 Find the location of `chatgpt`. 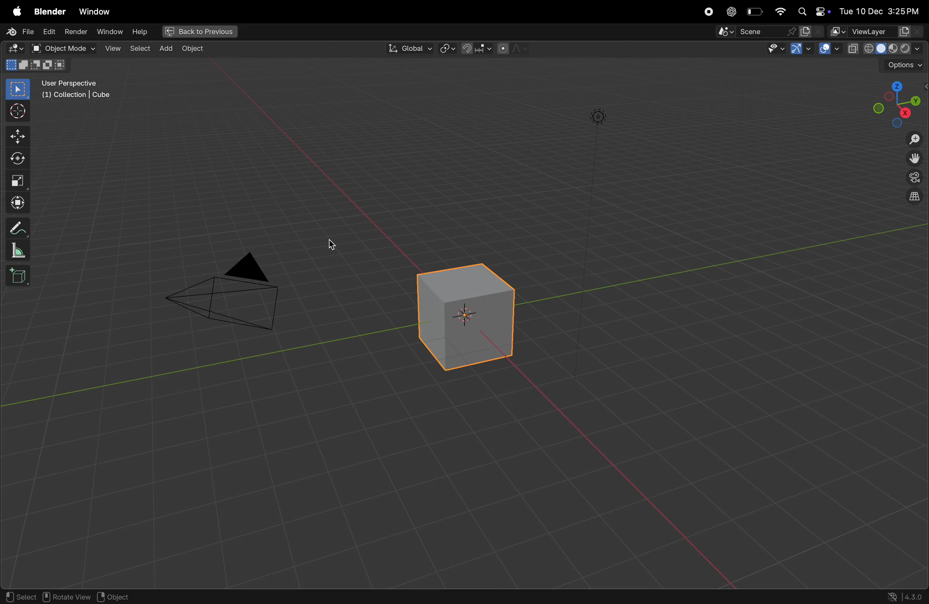

chatgpt is located at coordinates (731, 11).